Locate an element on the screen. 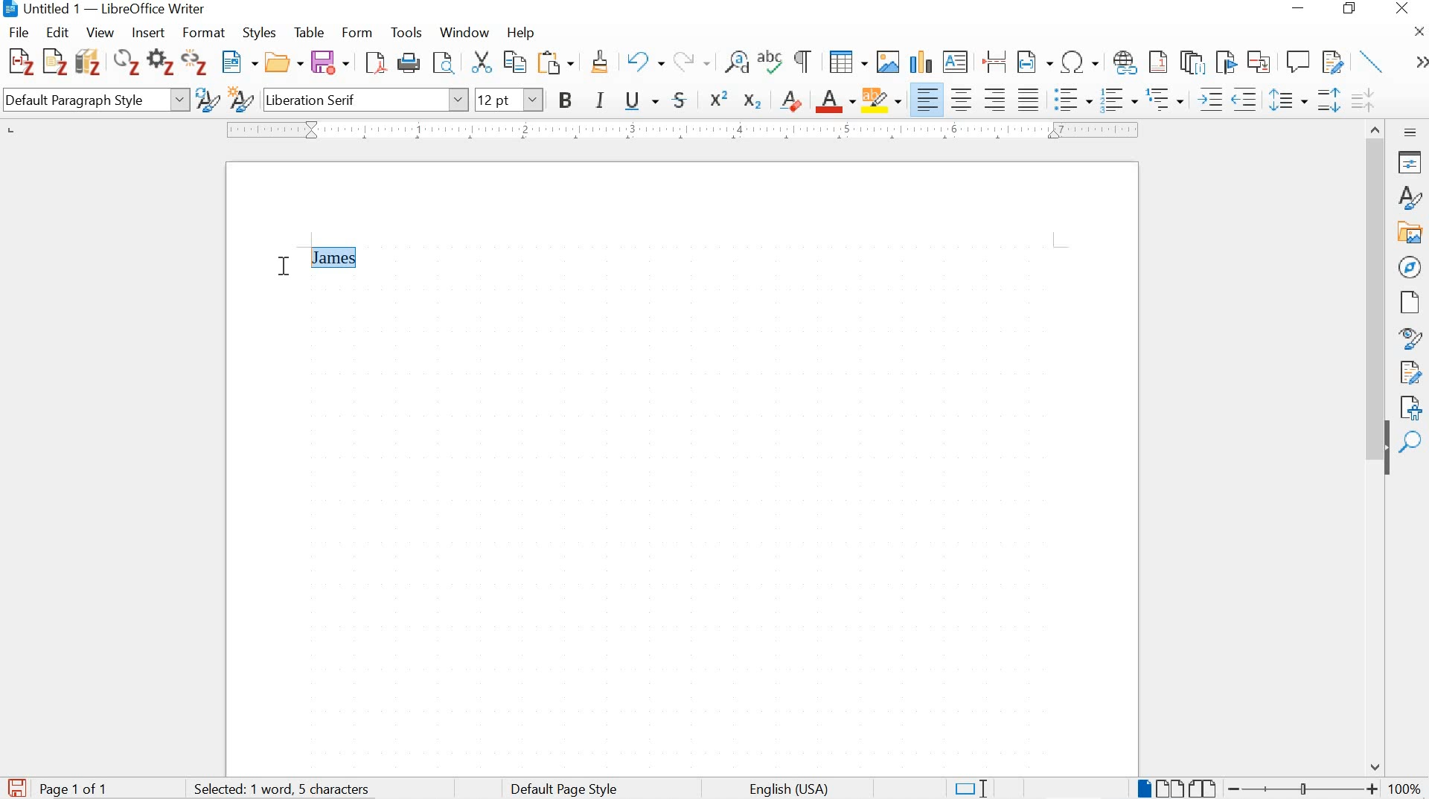  underline is located at coordinates (642, 102).